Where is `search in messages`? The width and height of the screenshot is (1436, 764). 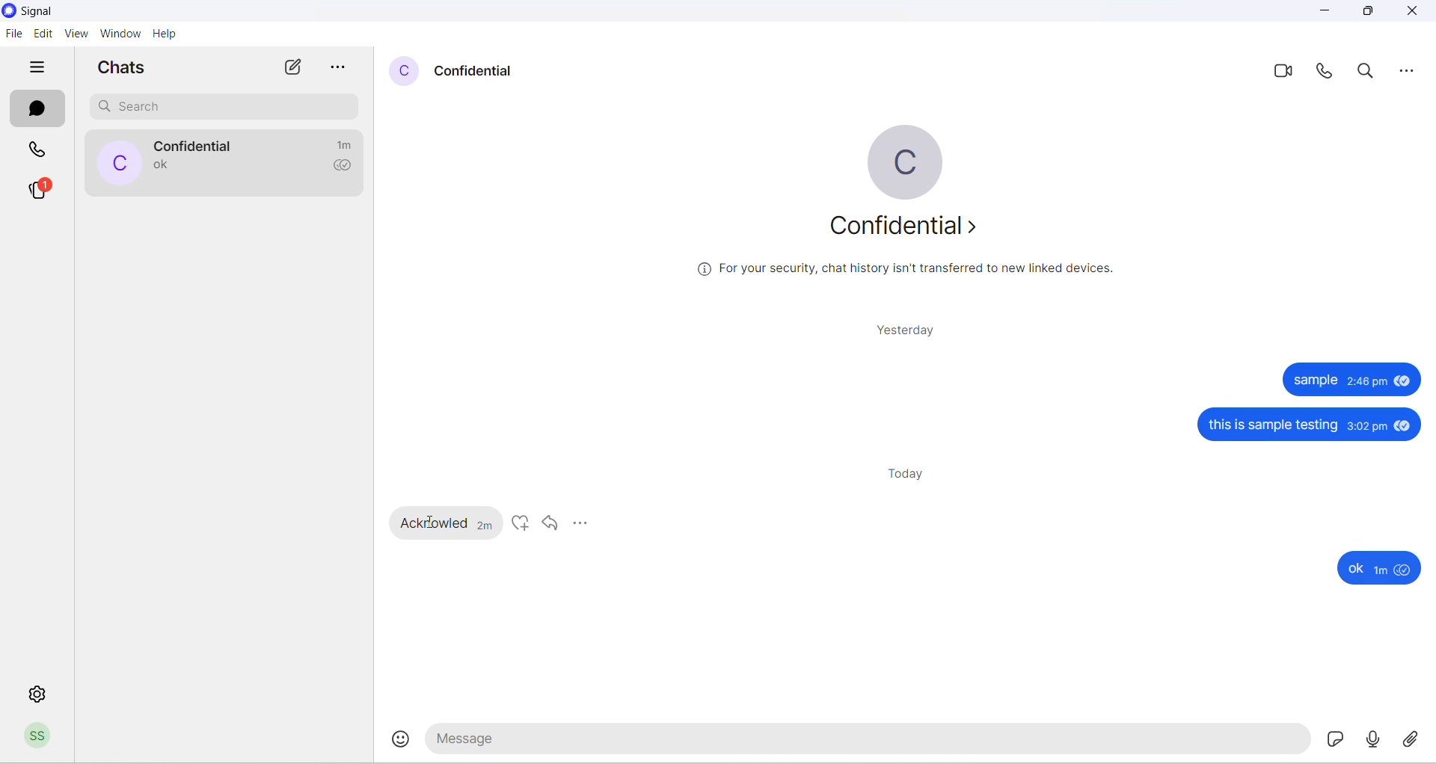
search in messages is located at coordinates (1372, 72).